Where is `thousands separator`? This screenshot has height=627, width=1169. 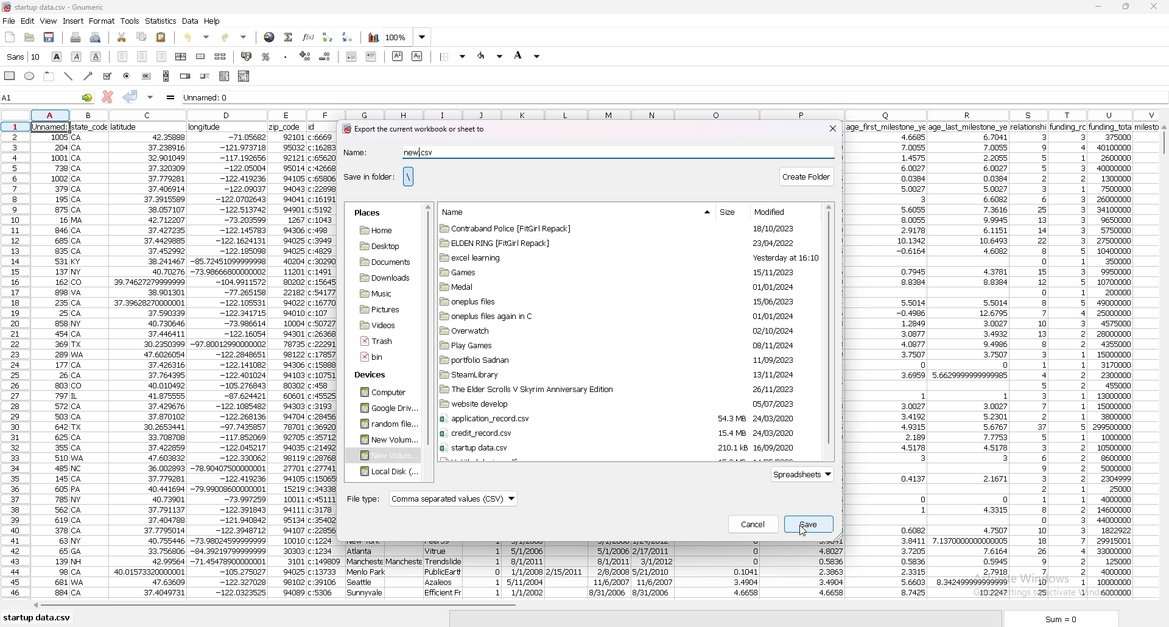 thousands separator is located at coordinates (286, 55).